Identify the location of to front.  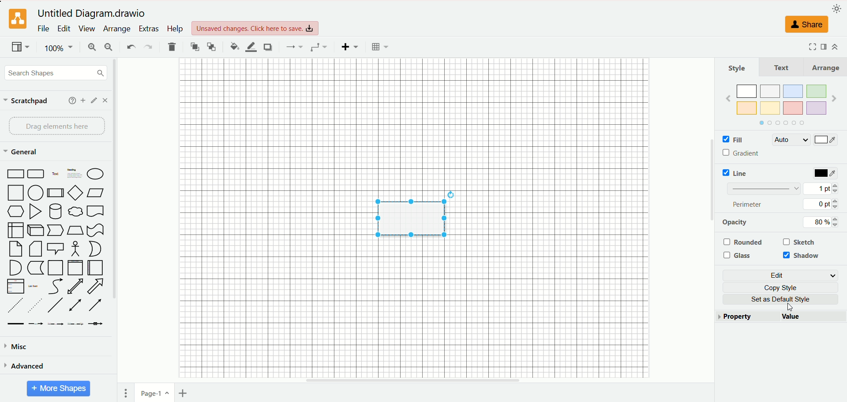
(195, 46).